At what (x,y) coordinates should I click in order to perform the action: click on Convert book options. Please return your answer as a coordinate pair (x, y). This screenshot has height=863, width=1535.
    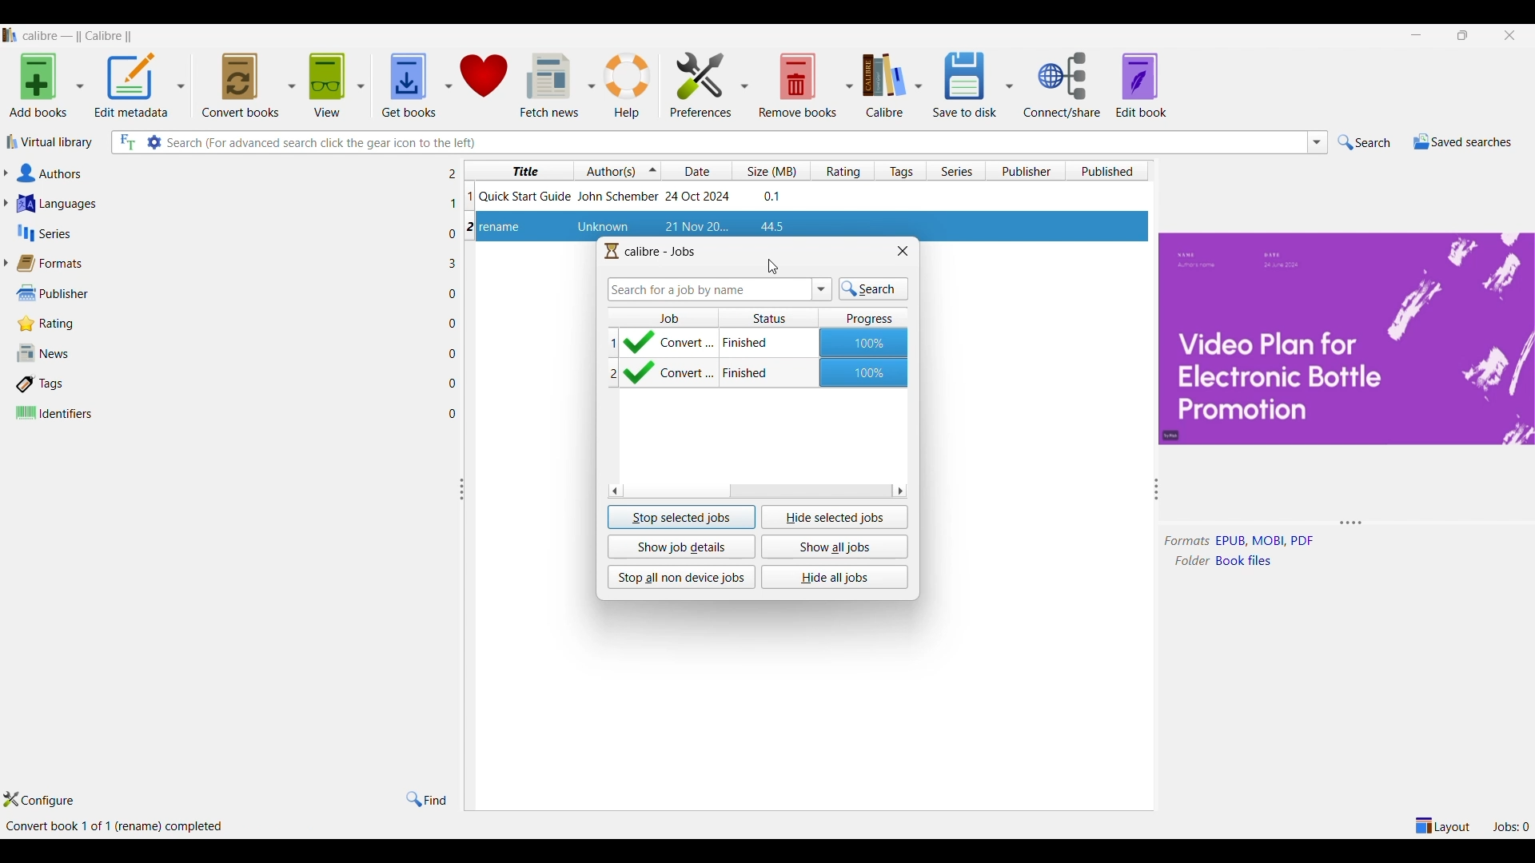
    Looking at the image, I should click on (291, 85).